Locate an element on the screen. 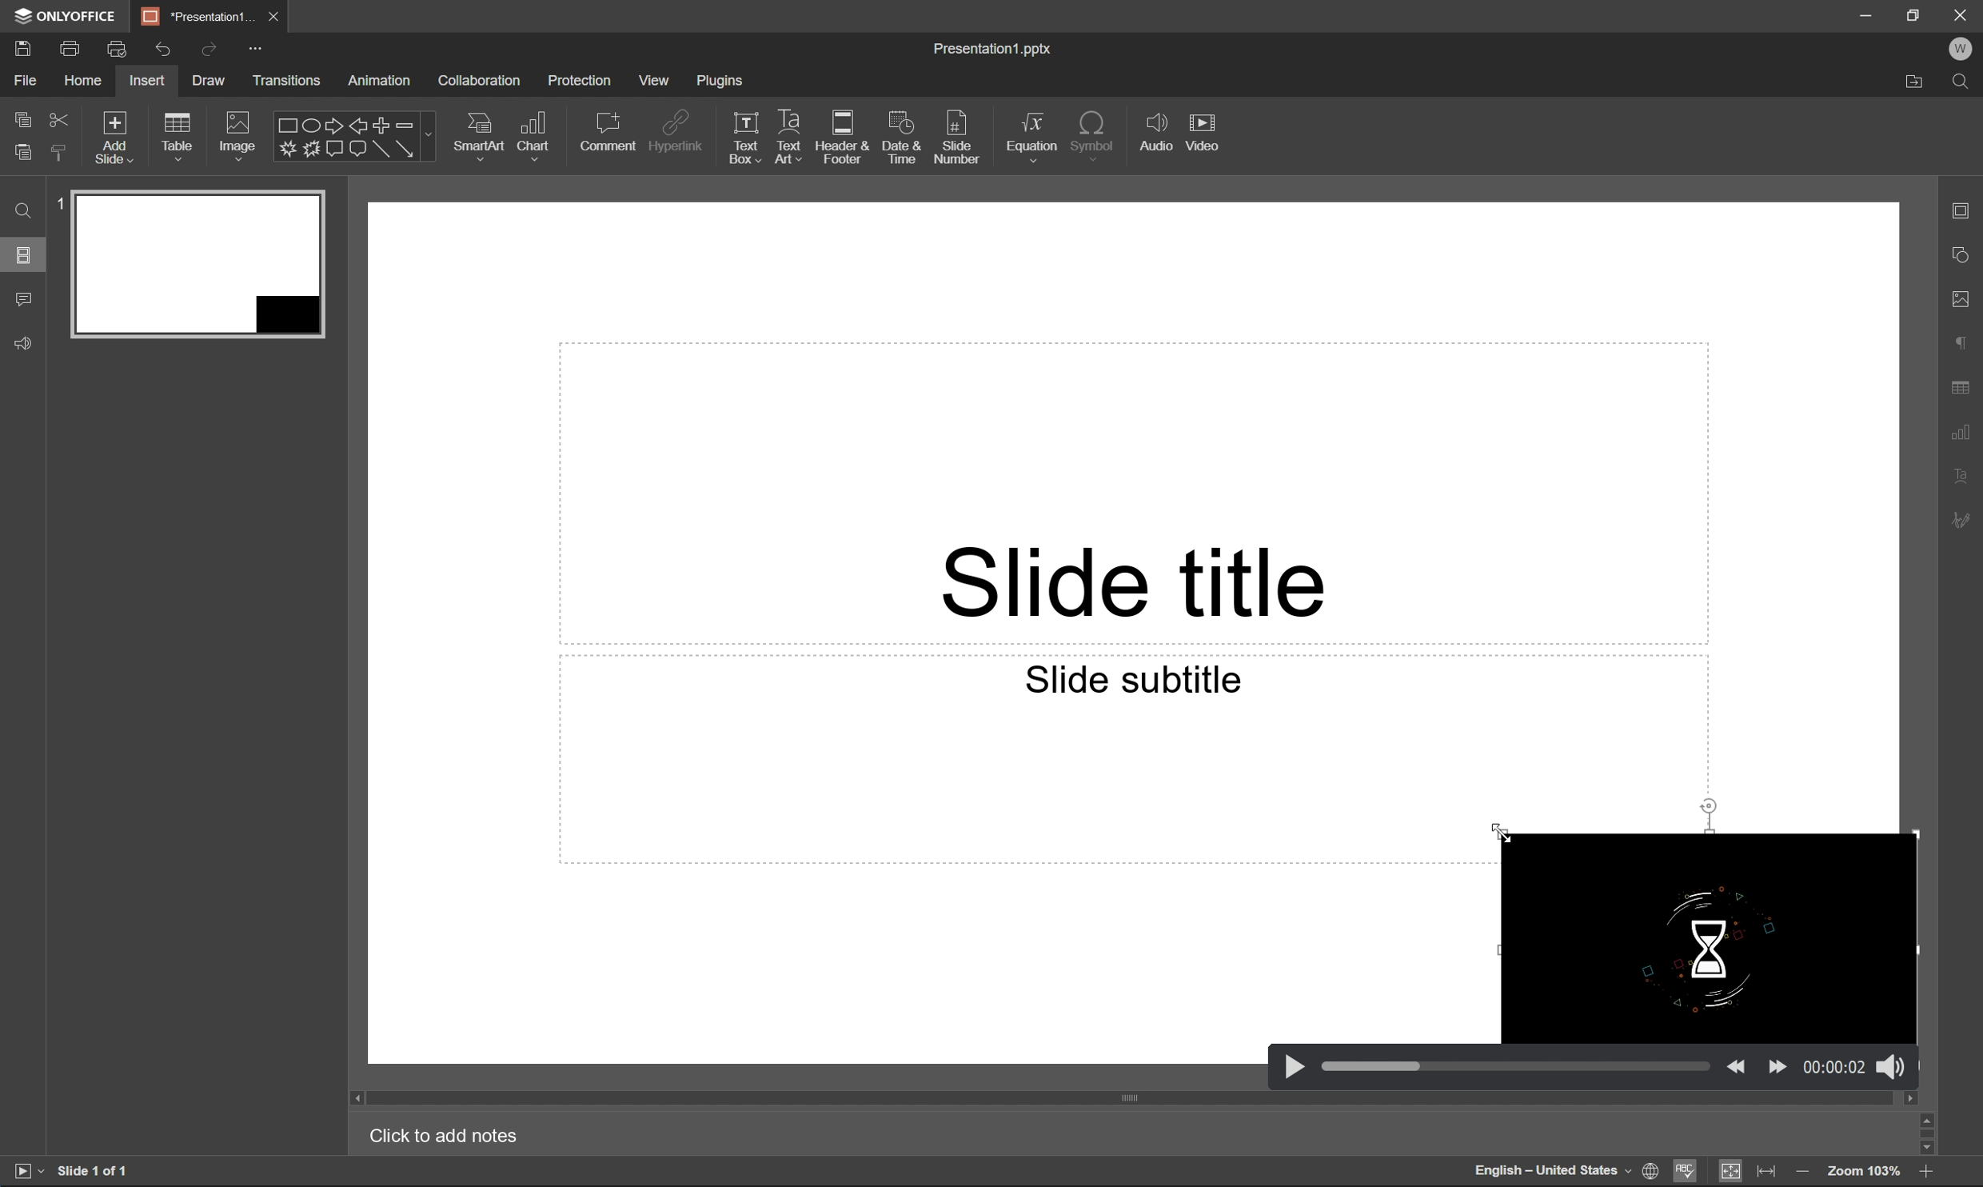 Image resolution: width=1983 pixels, height=1187 pixels. *Percentage is located at coordinates (200, 14).